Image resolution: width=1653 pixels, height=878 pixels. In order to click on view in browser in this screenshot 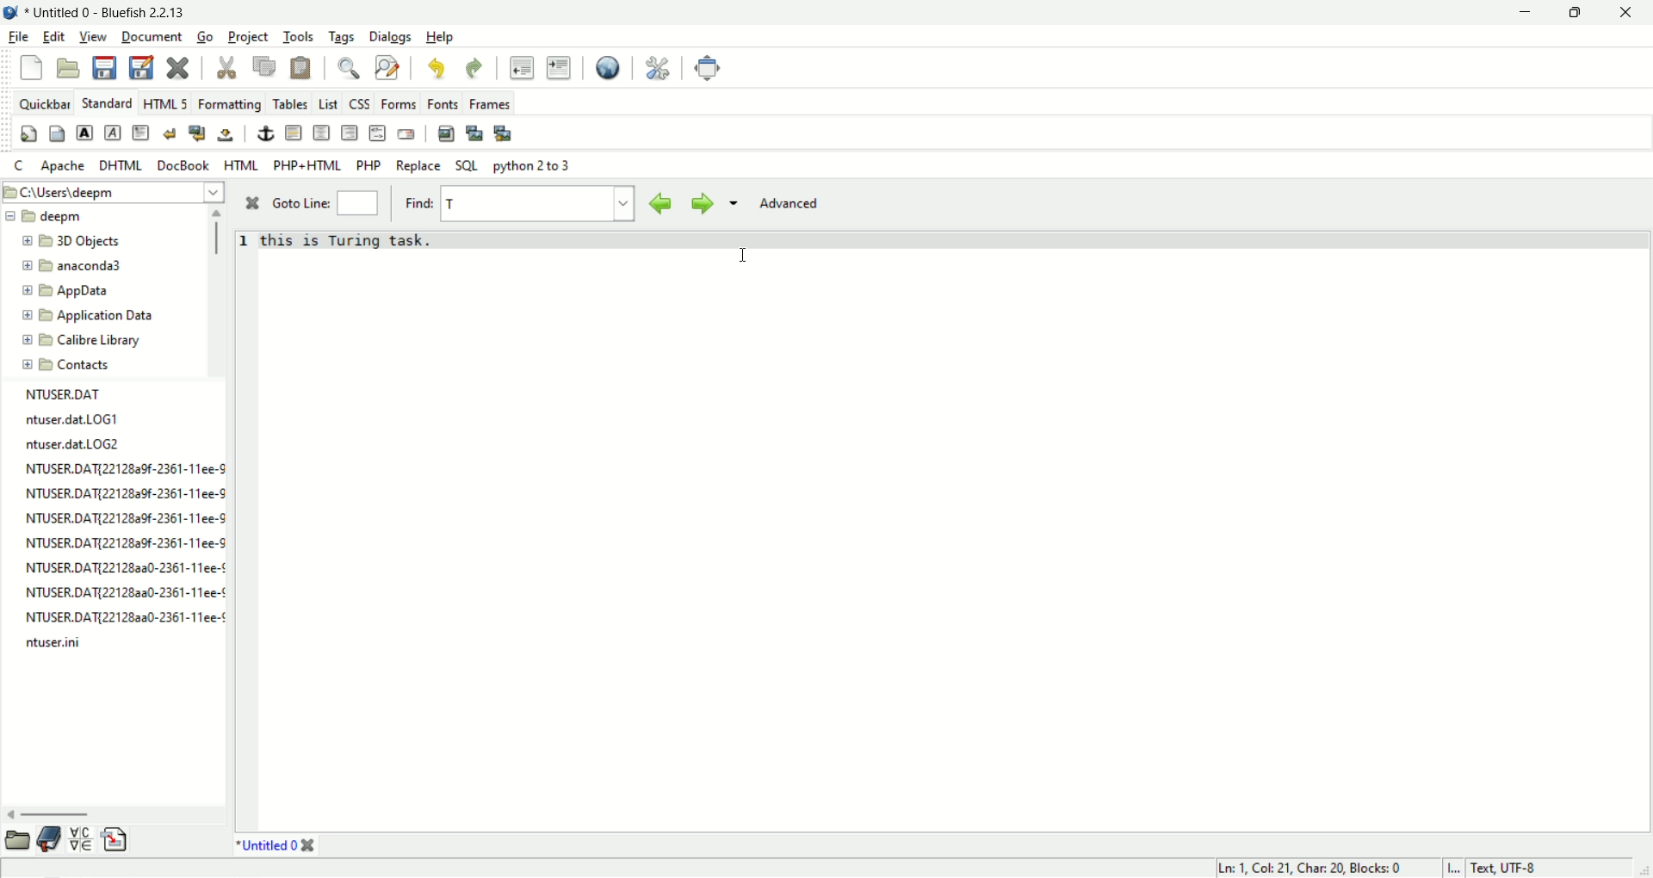, I will do `click(608, 69)`.